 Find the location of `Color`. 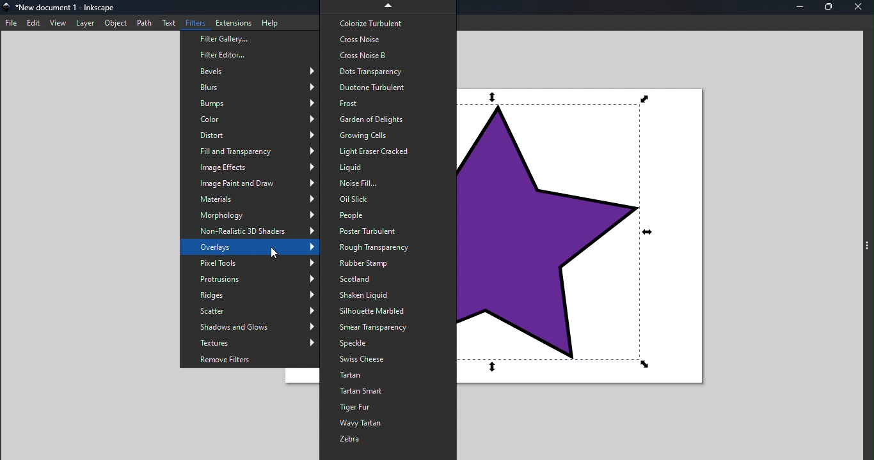

Color is located at coordinates (249, 119).